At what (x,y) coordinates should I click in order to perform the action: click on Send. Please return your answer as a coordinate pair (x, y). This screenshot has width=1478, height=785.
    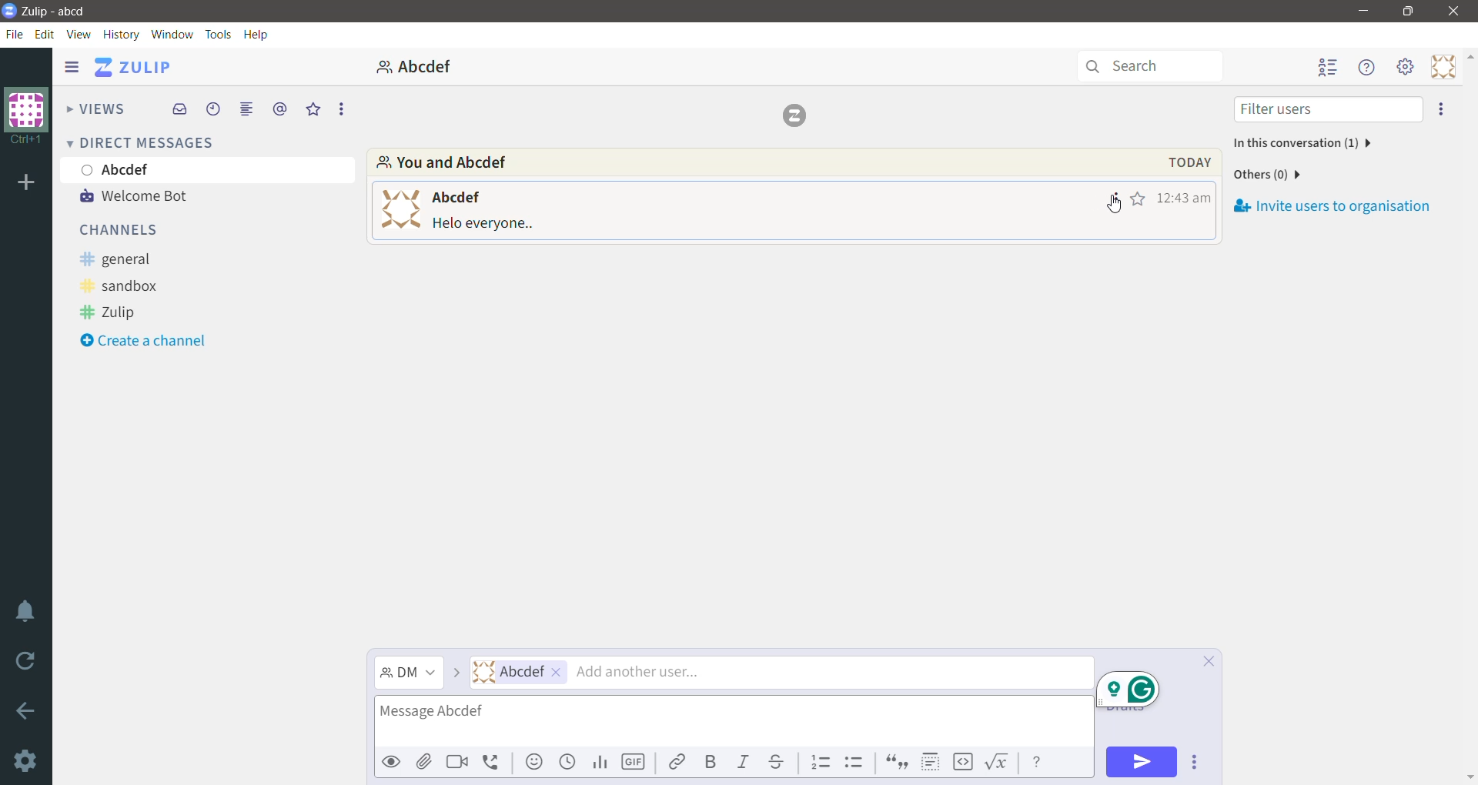
    Looking at the image, I should click on (1142, 762).